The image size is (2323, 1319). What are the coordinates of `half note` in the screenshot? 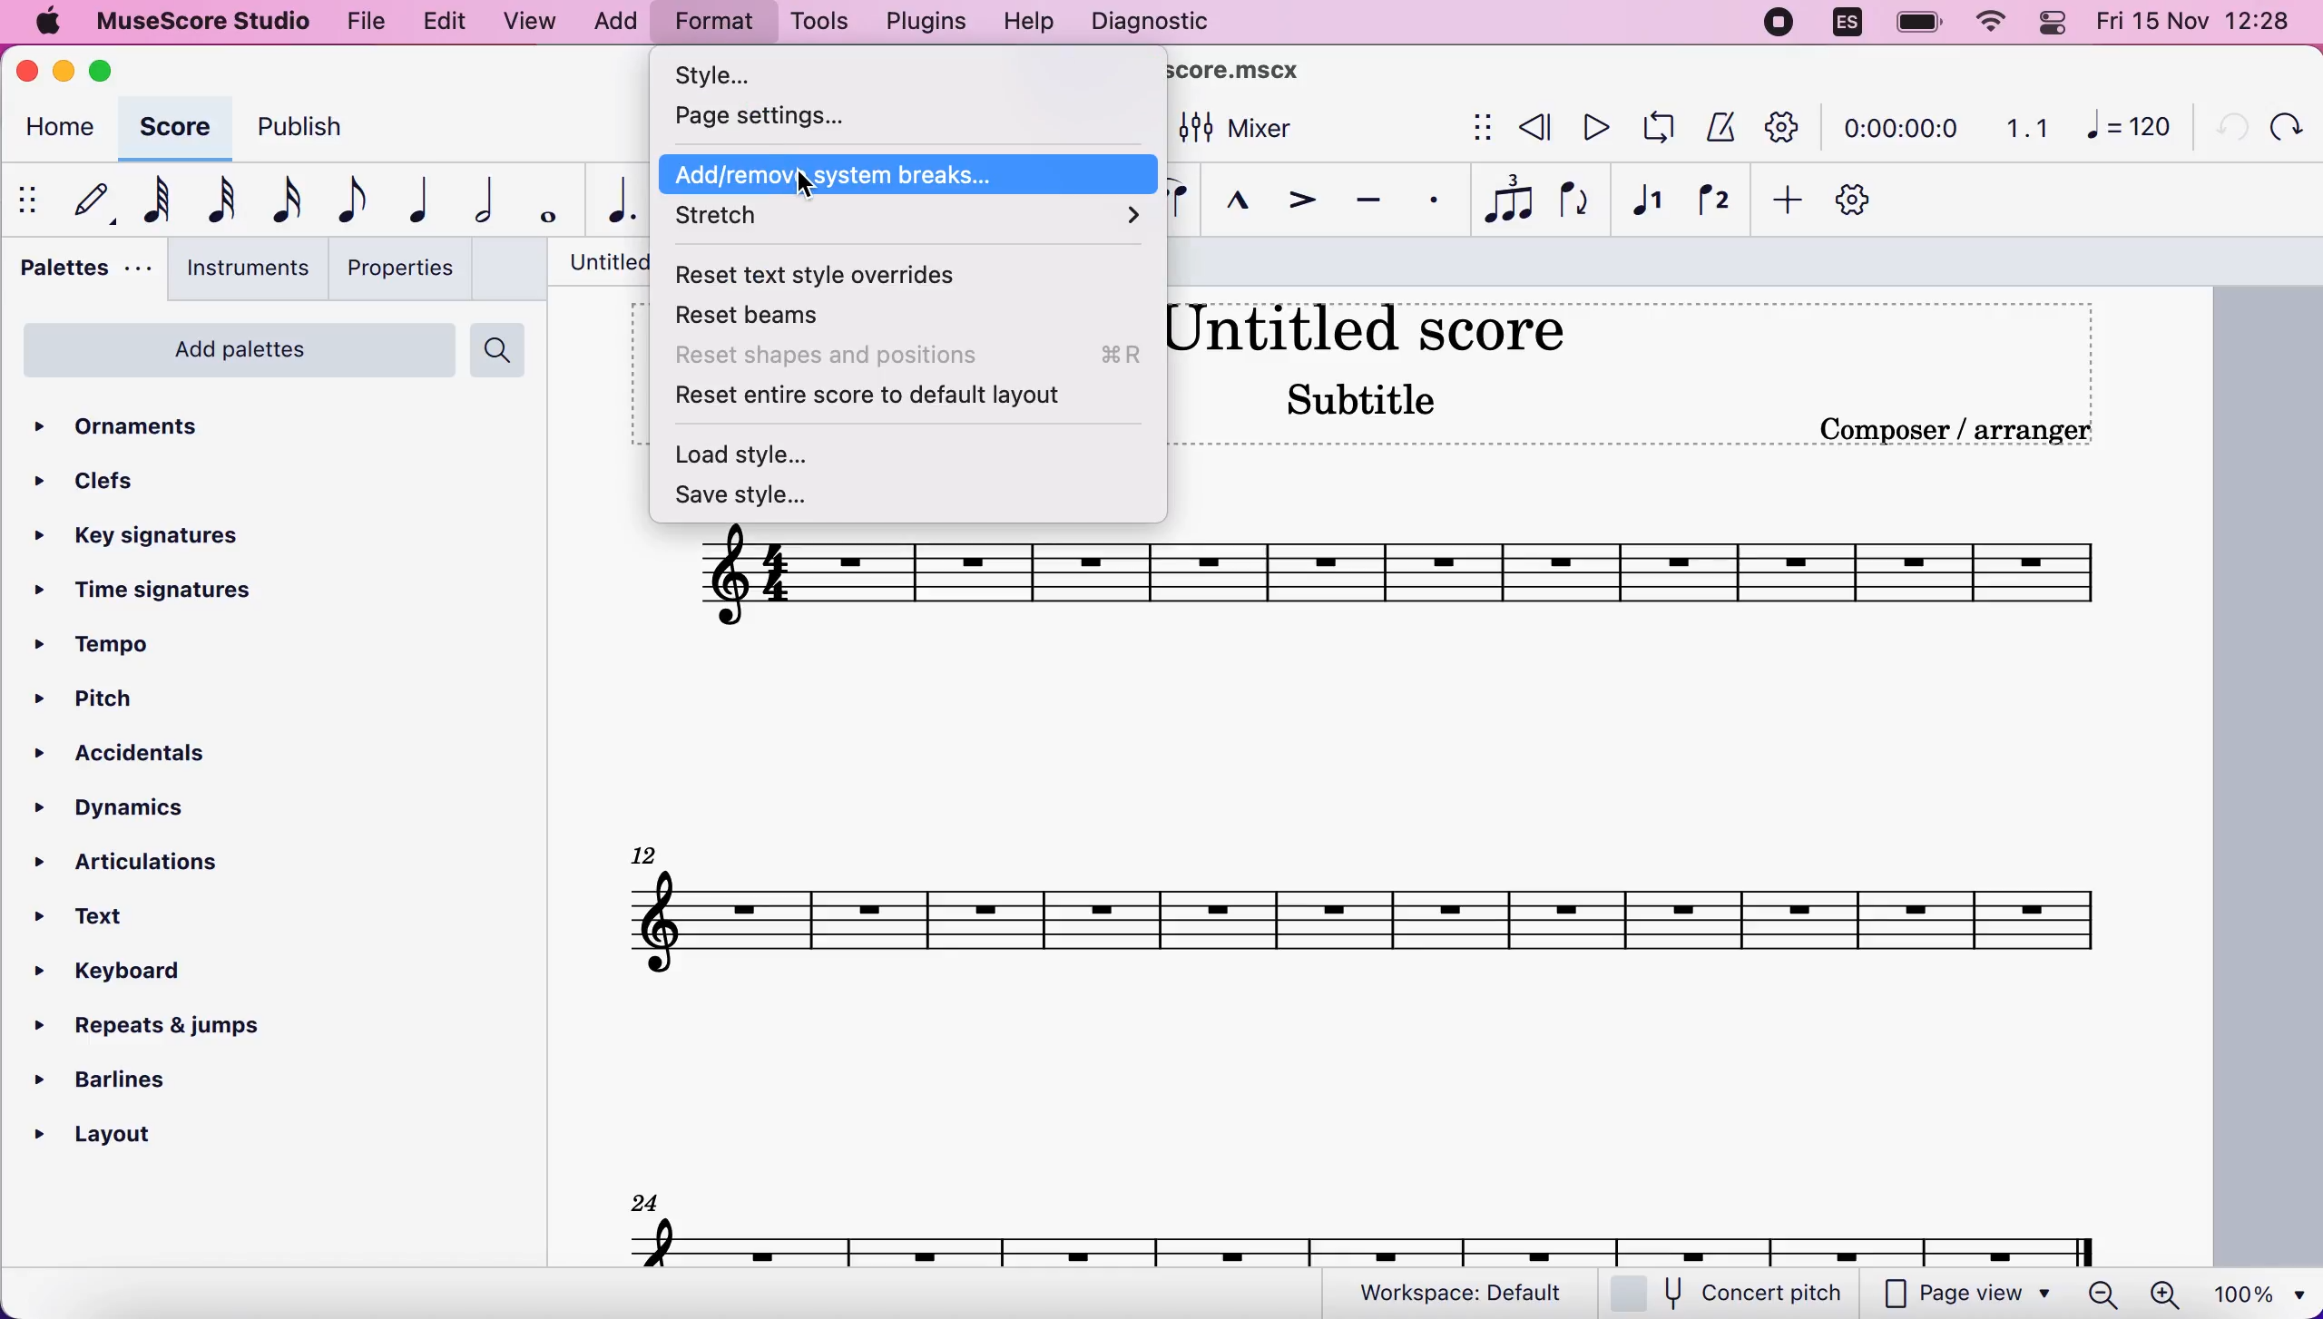 It's located at (472, 200).